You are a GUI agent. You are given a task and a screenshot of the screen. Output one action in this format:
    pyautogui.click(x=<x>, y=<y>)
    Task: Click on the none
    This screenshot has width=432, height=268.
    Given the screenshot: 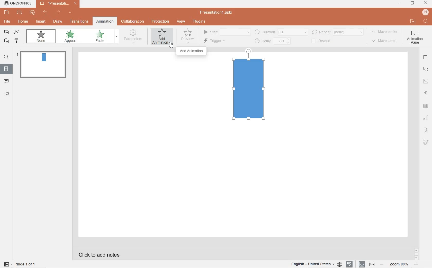 What is the action you would take?
    pyautogui.click(x=41, y=36)
    